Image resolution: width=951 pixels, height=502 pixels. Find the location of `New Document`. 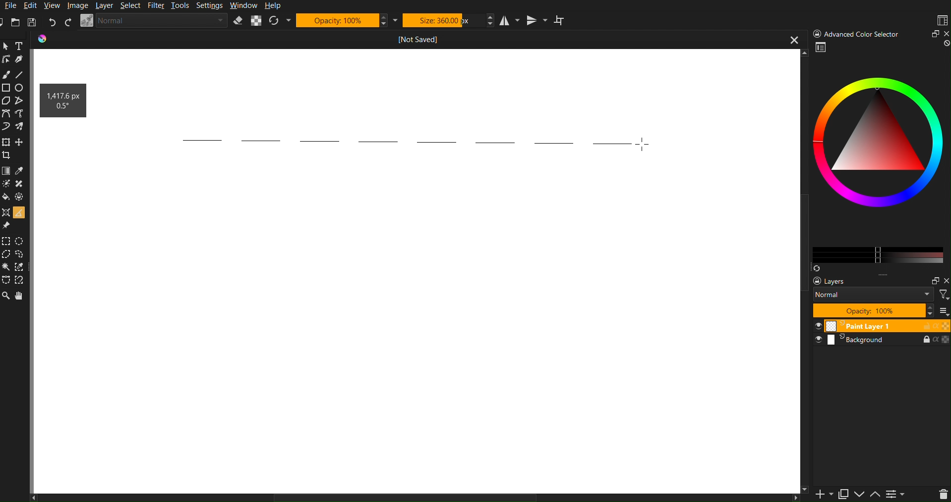

New Document is located at coordinates (6, 22).